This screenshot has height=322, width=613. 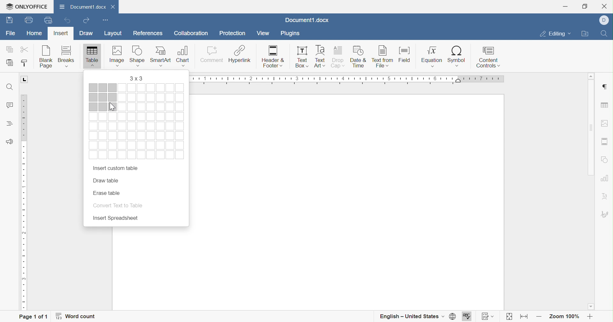 I want to click on English - United States, so click(x=412, y=316).